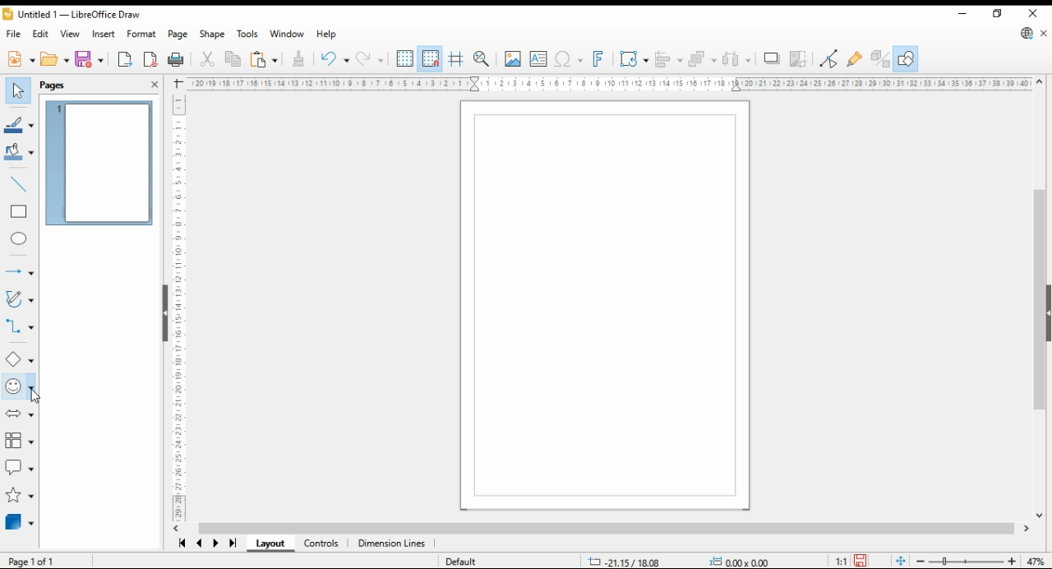 The width and height of the screenshot is (1052, 569). I want to click on toggle point edit mode, so click(830, 60).